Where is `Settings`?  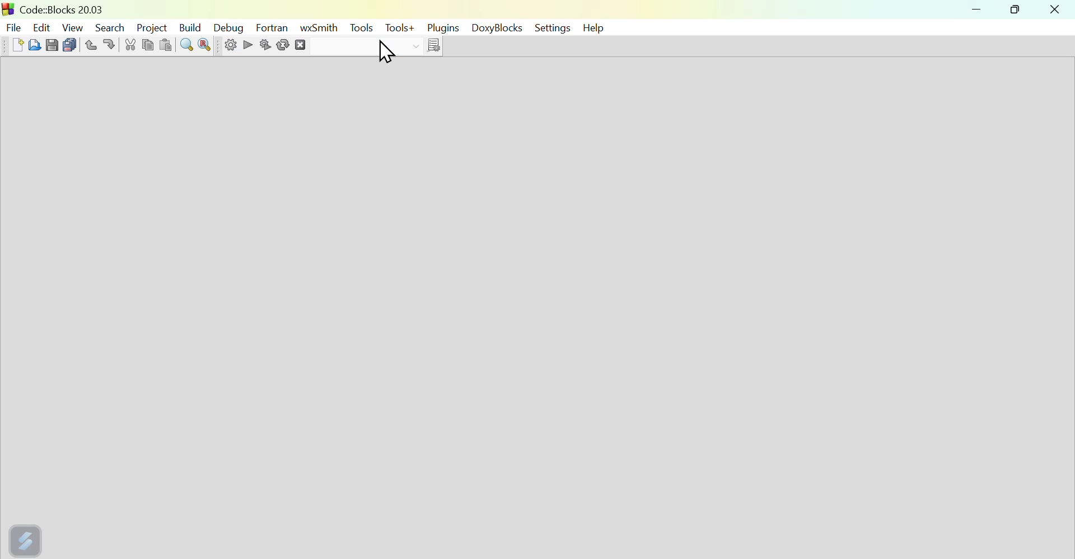
Settings is located at coordinates (550, 28).